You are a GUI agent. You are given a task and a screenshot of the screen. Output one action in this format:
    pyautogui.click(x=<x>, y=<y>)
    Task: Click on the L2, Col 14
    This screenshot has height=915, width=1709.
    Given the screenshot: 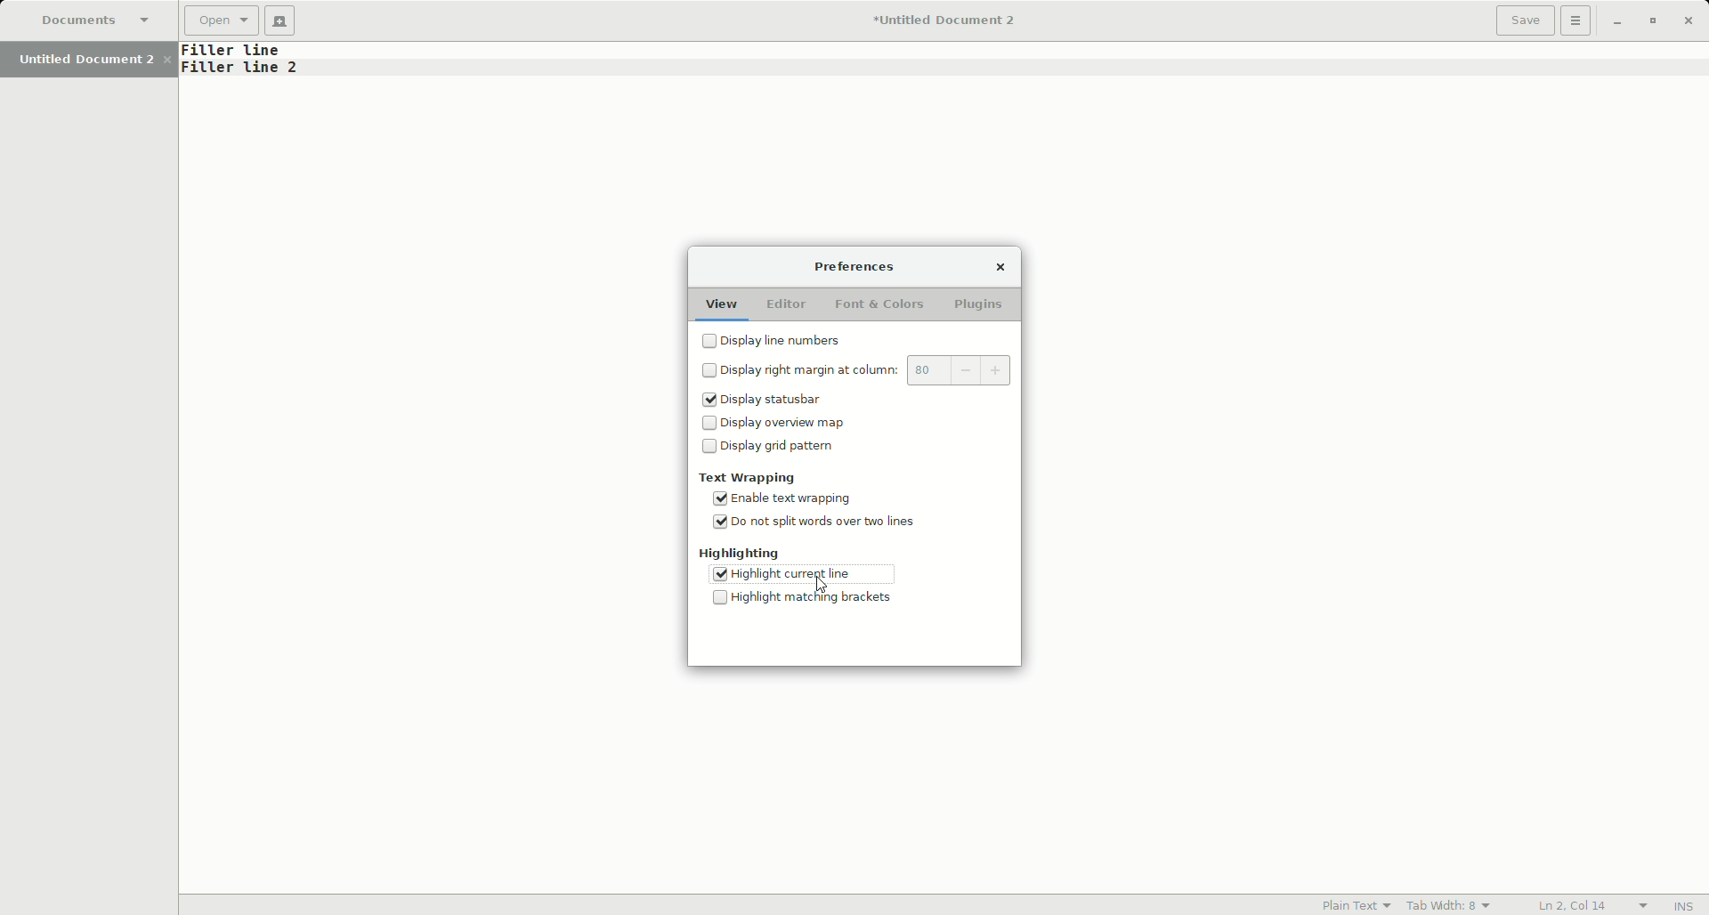 What is the action you would take?
    pyautogui.click(x=1573, y=904)
    